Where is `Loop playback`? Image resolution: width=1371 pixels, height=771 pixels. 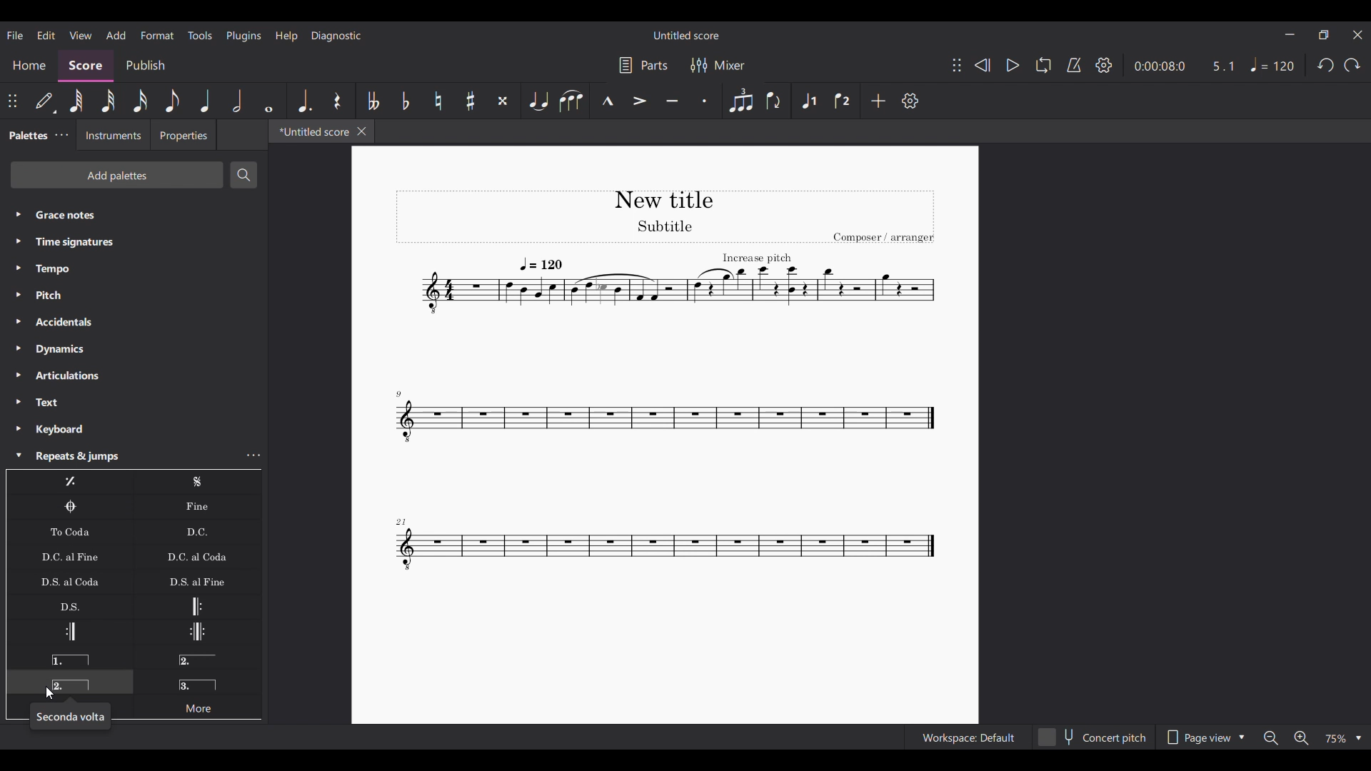
Loop playback is located at coordinates (1044, 65).